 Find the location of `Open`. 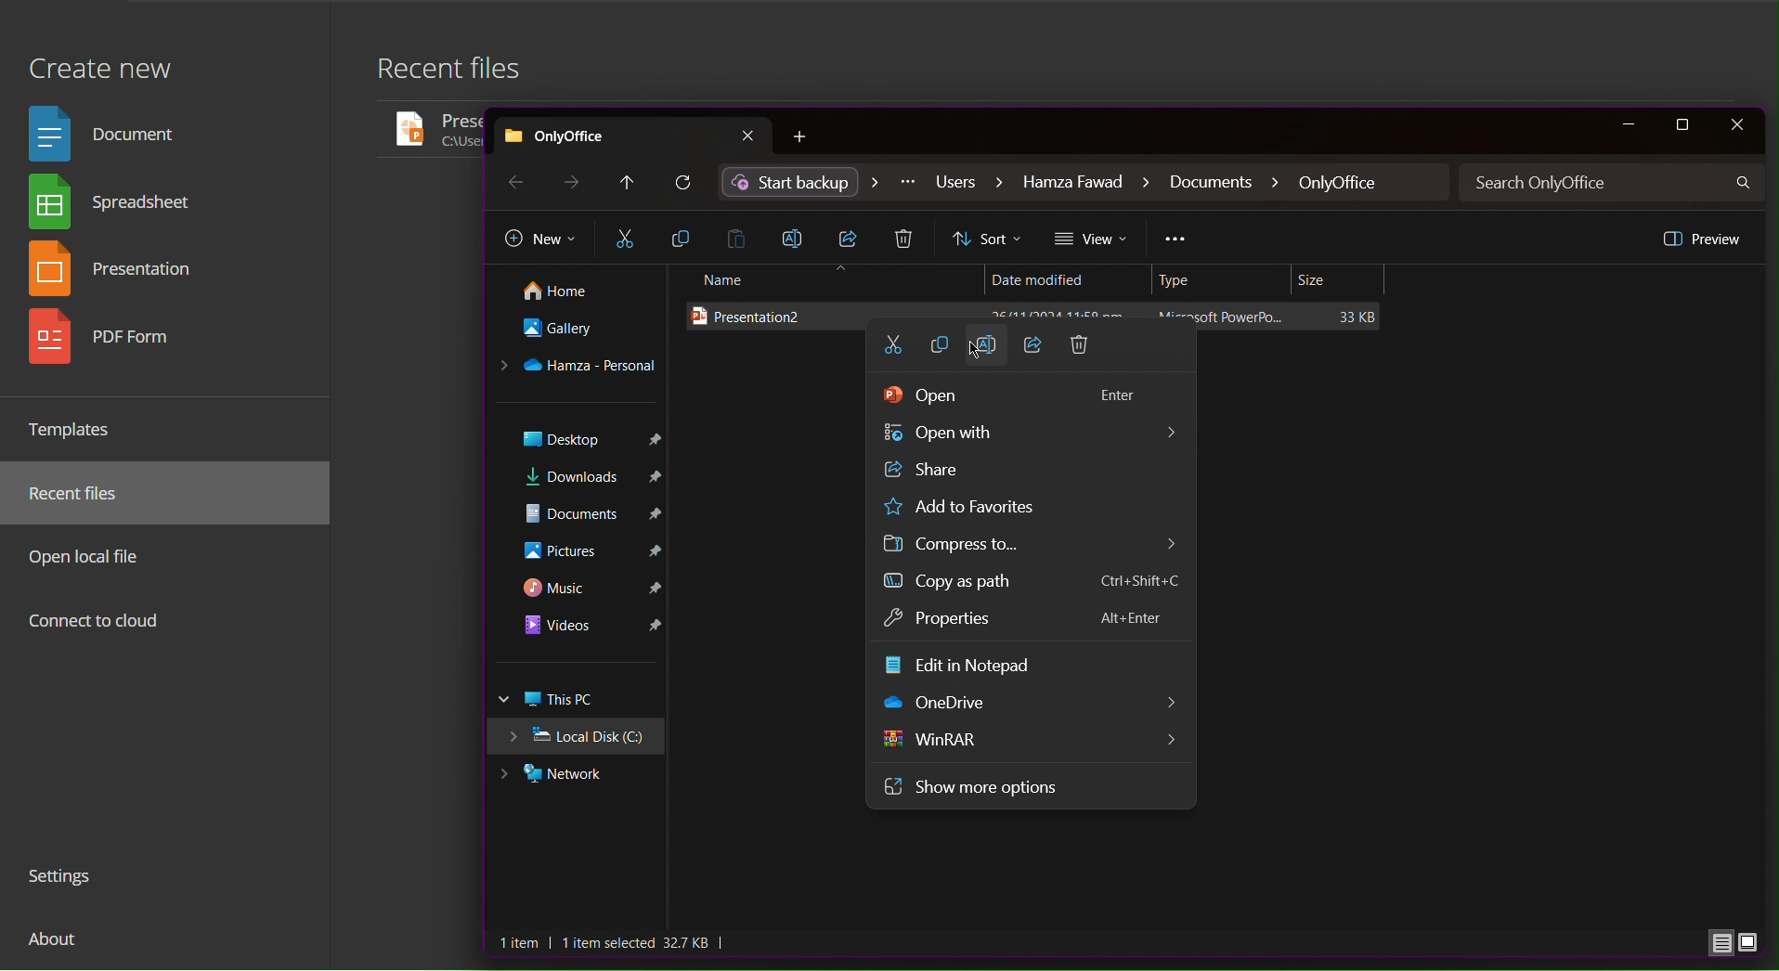

Open is located at coordinates (1016, 398).